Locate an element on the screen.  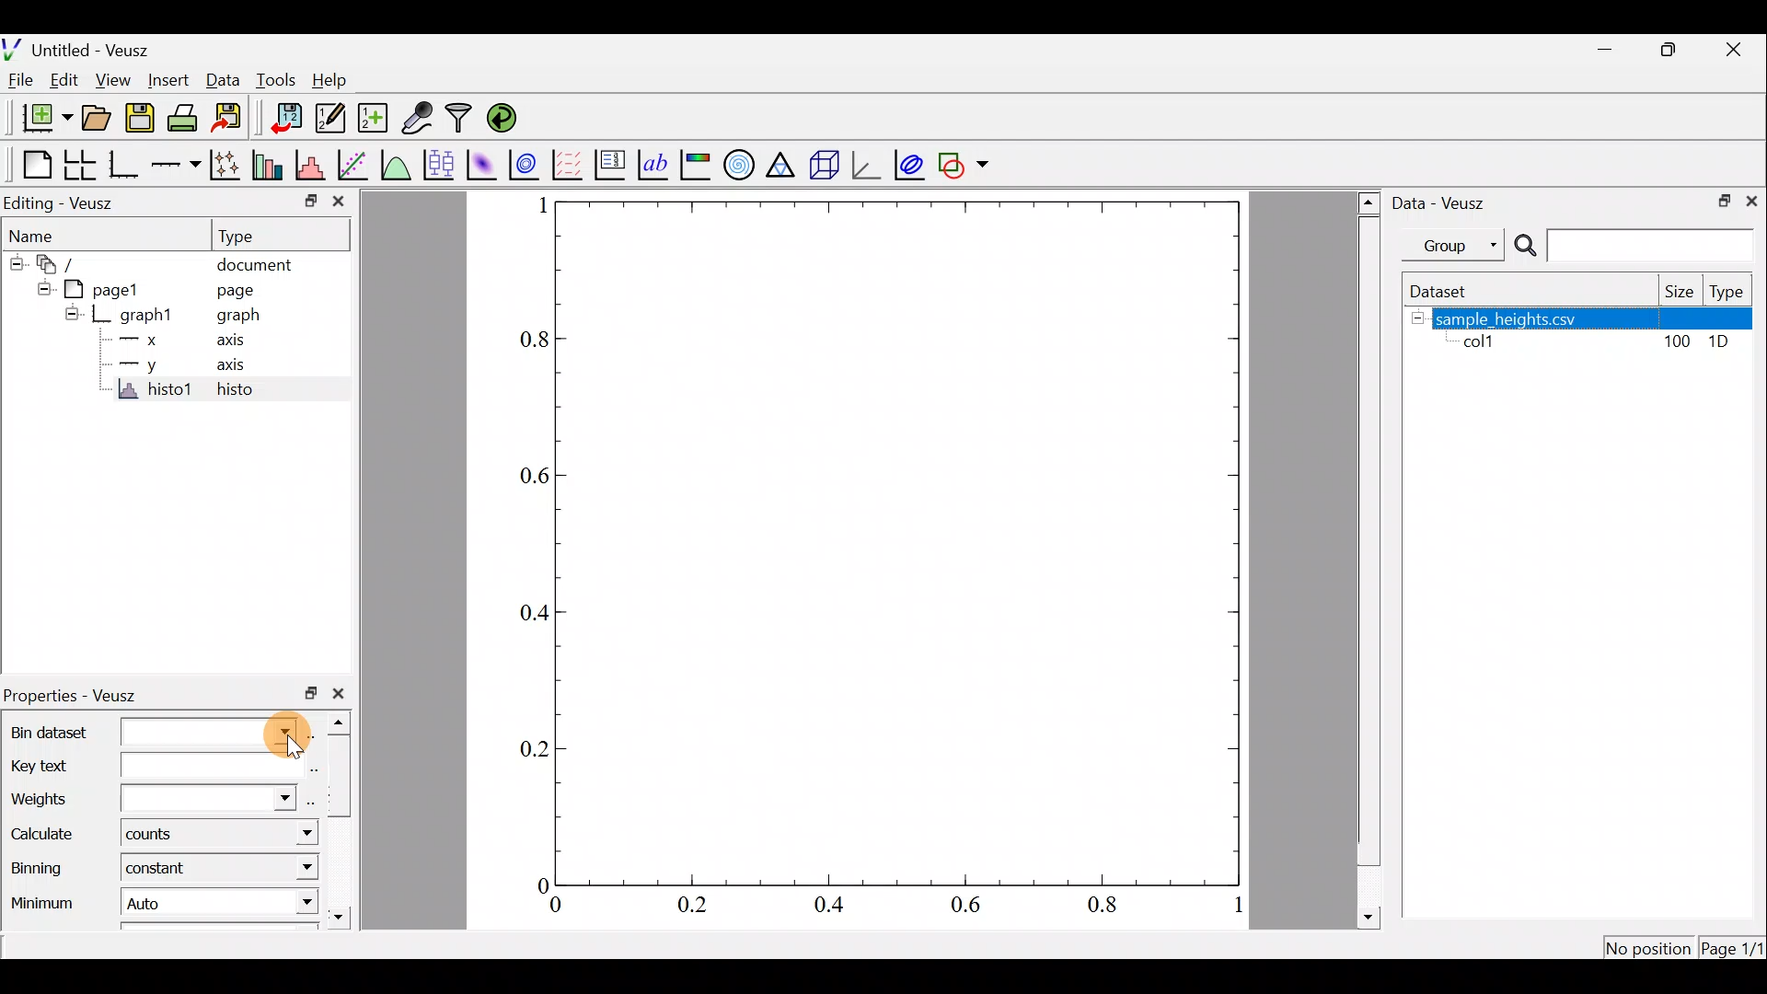
plot key is located at coordinates (613, 163).